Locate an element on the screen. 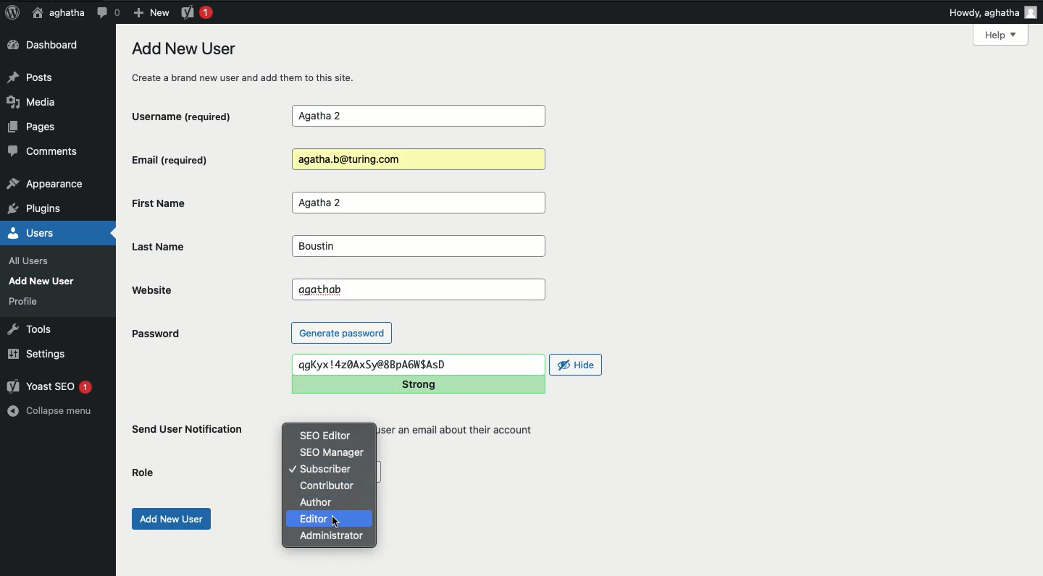  Strong is located at coordinates (420, 384).